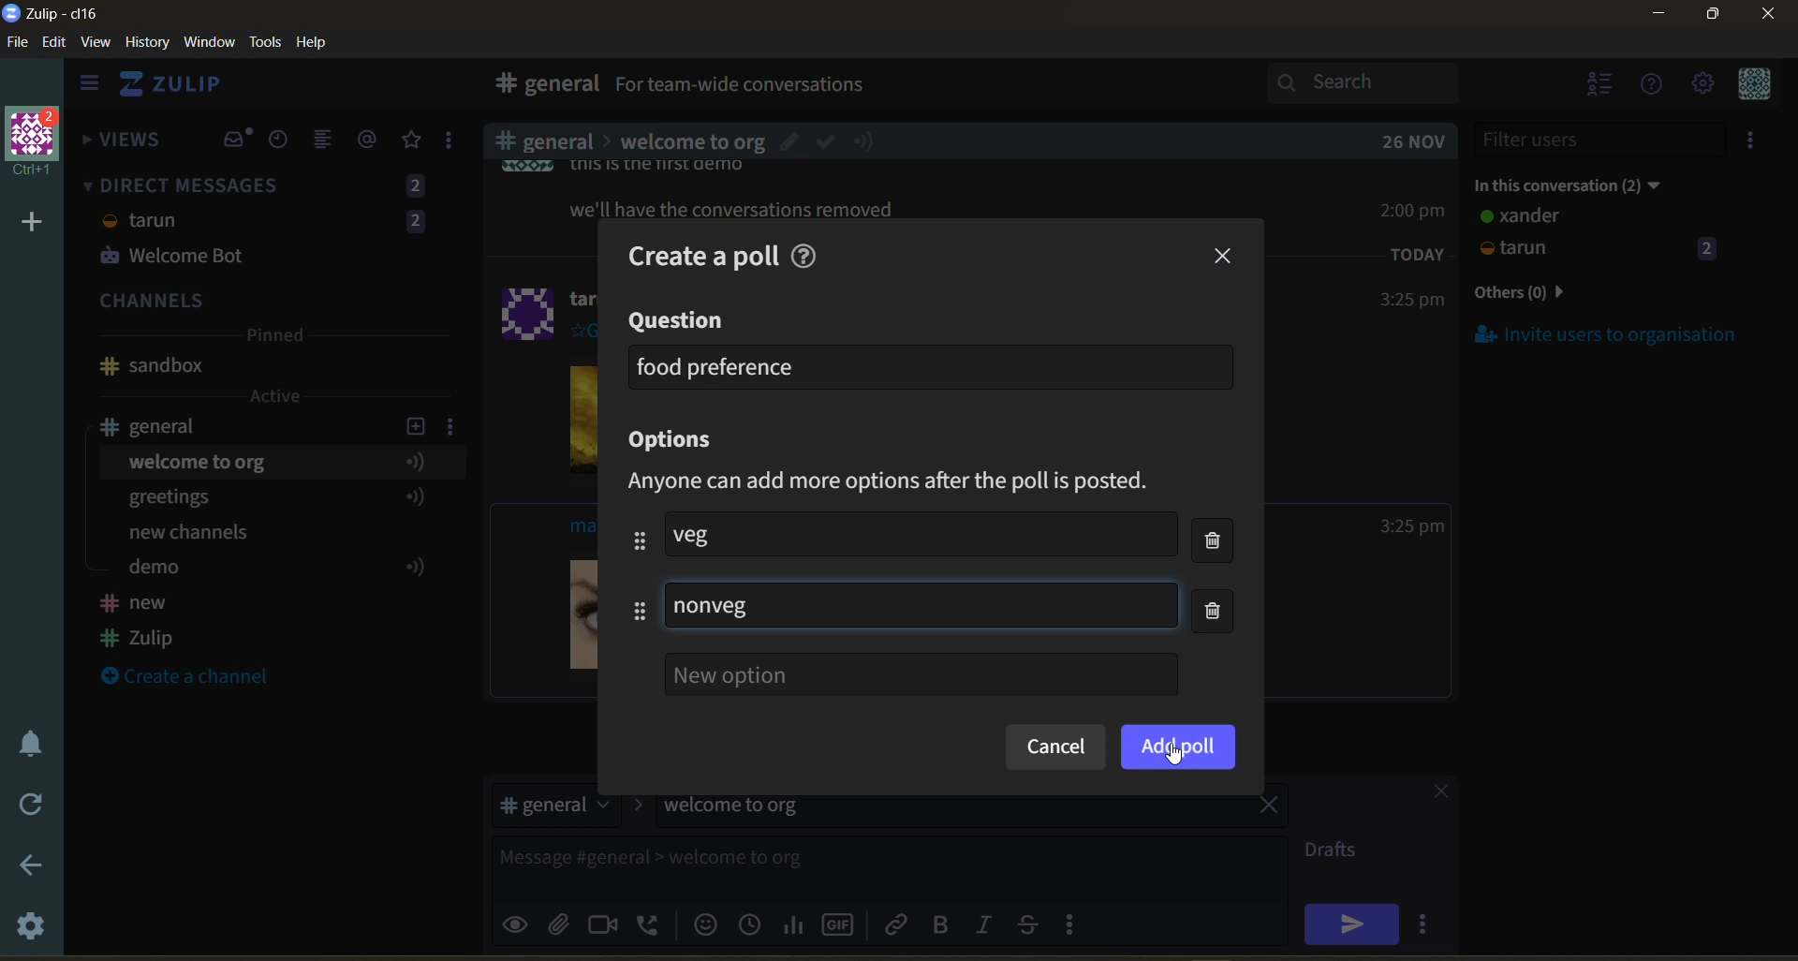 This screenshot has height=961, width=1798. Describe the element at coordinates (371, 140) in the screenshot. I see `mentions` at that location.